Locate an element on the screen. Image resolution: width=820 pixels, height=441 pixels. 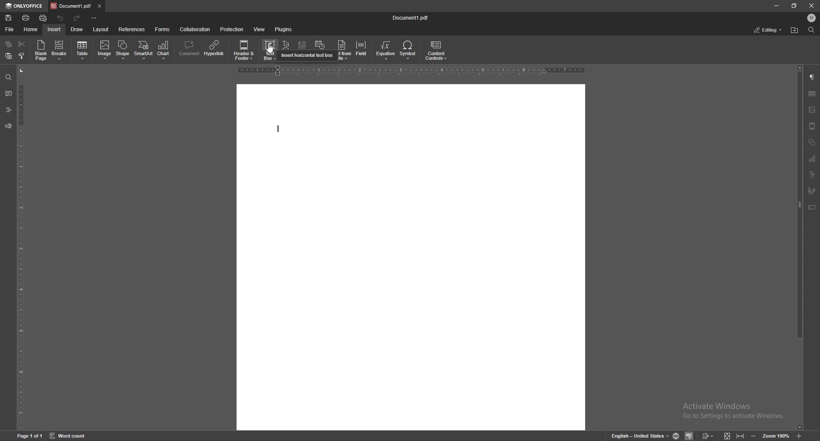
header and footer is located at coordinates (246, 50).